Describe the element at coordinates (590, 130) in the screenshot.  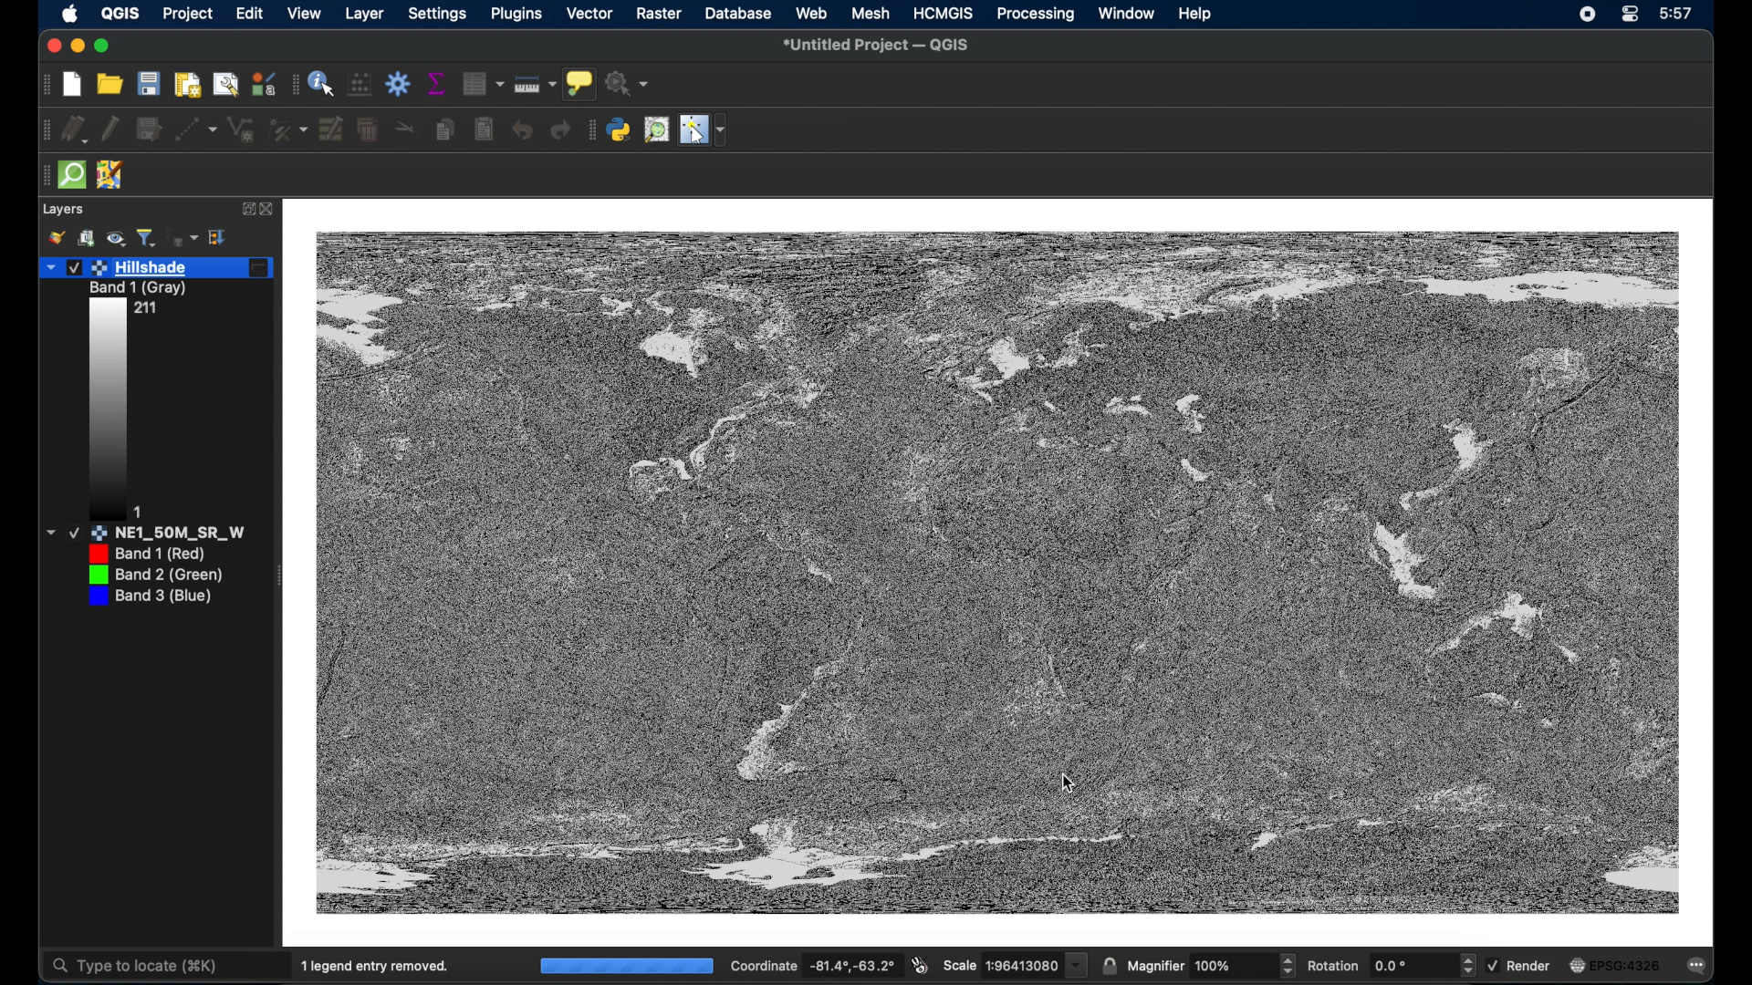
I see `drag handle` at that location.